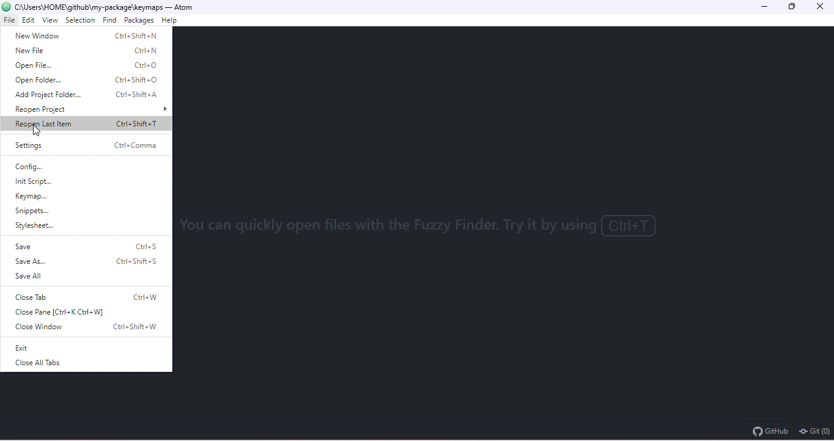 The image size is (834, 441). What do you see at coordinates (141, 21) in the screenshot?
I see `packages` at bounding box center [141, 21].